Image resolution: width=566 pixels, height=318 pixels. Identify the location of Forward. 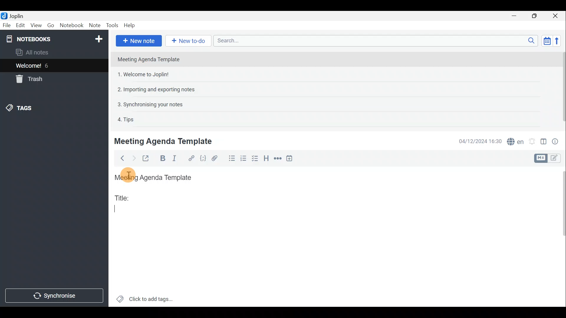
(133, 158).